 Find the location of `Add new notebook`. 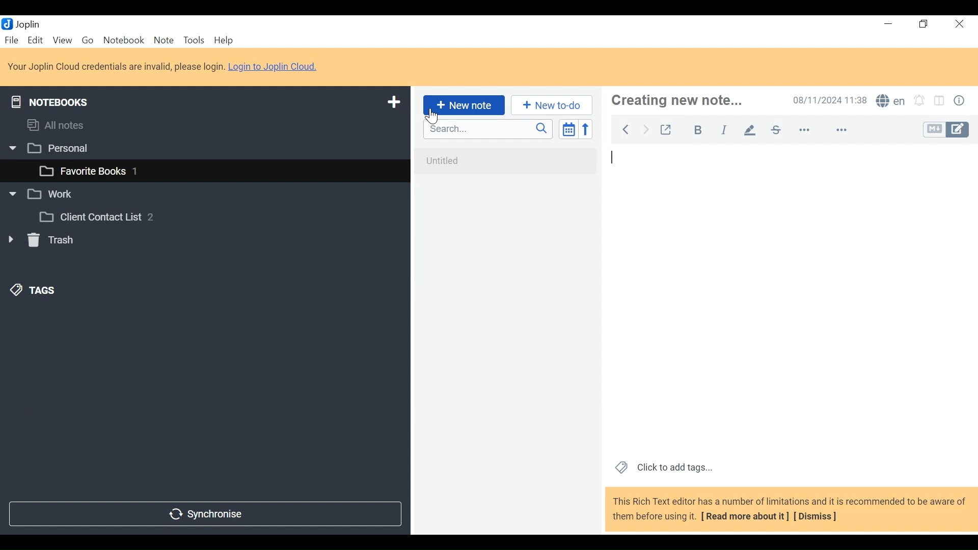

Add new notebook is located at coordinates (394, 103).